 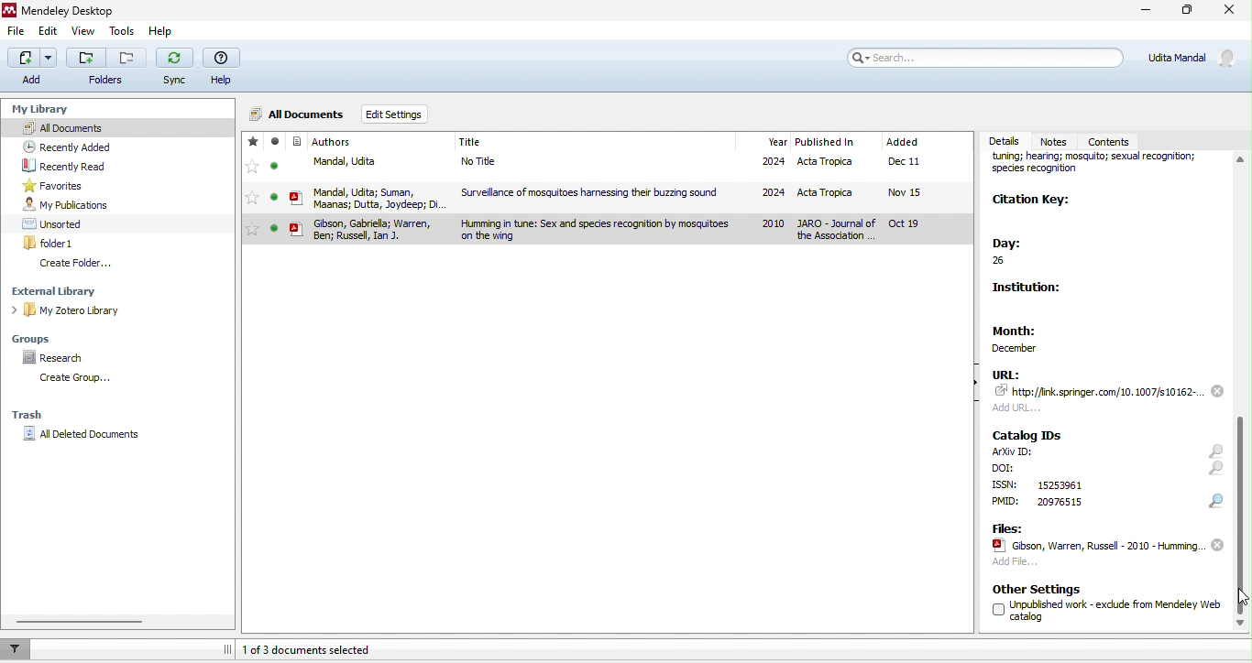 I want to click on filter, so click(x=18, y=648).